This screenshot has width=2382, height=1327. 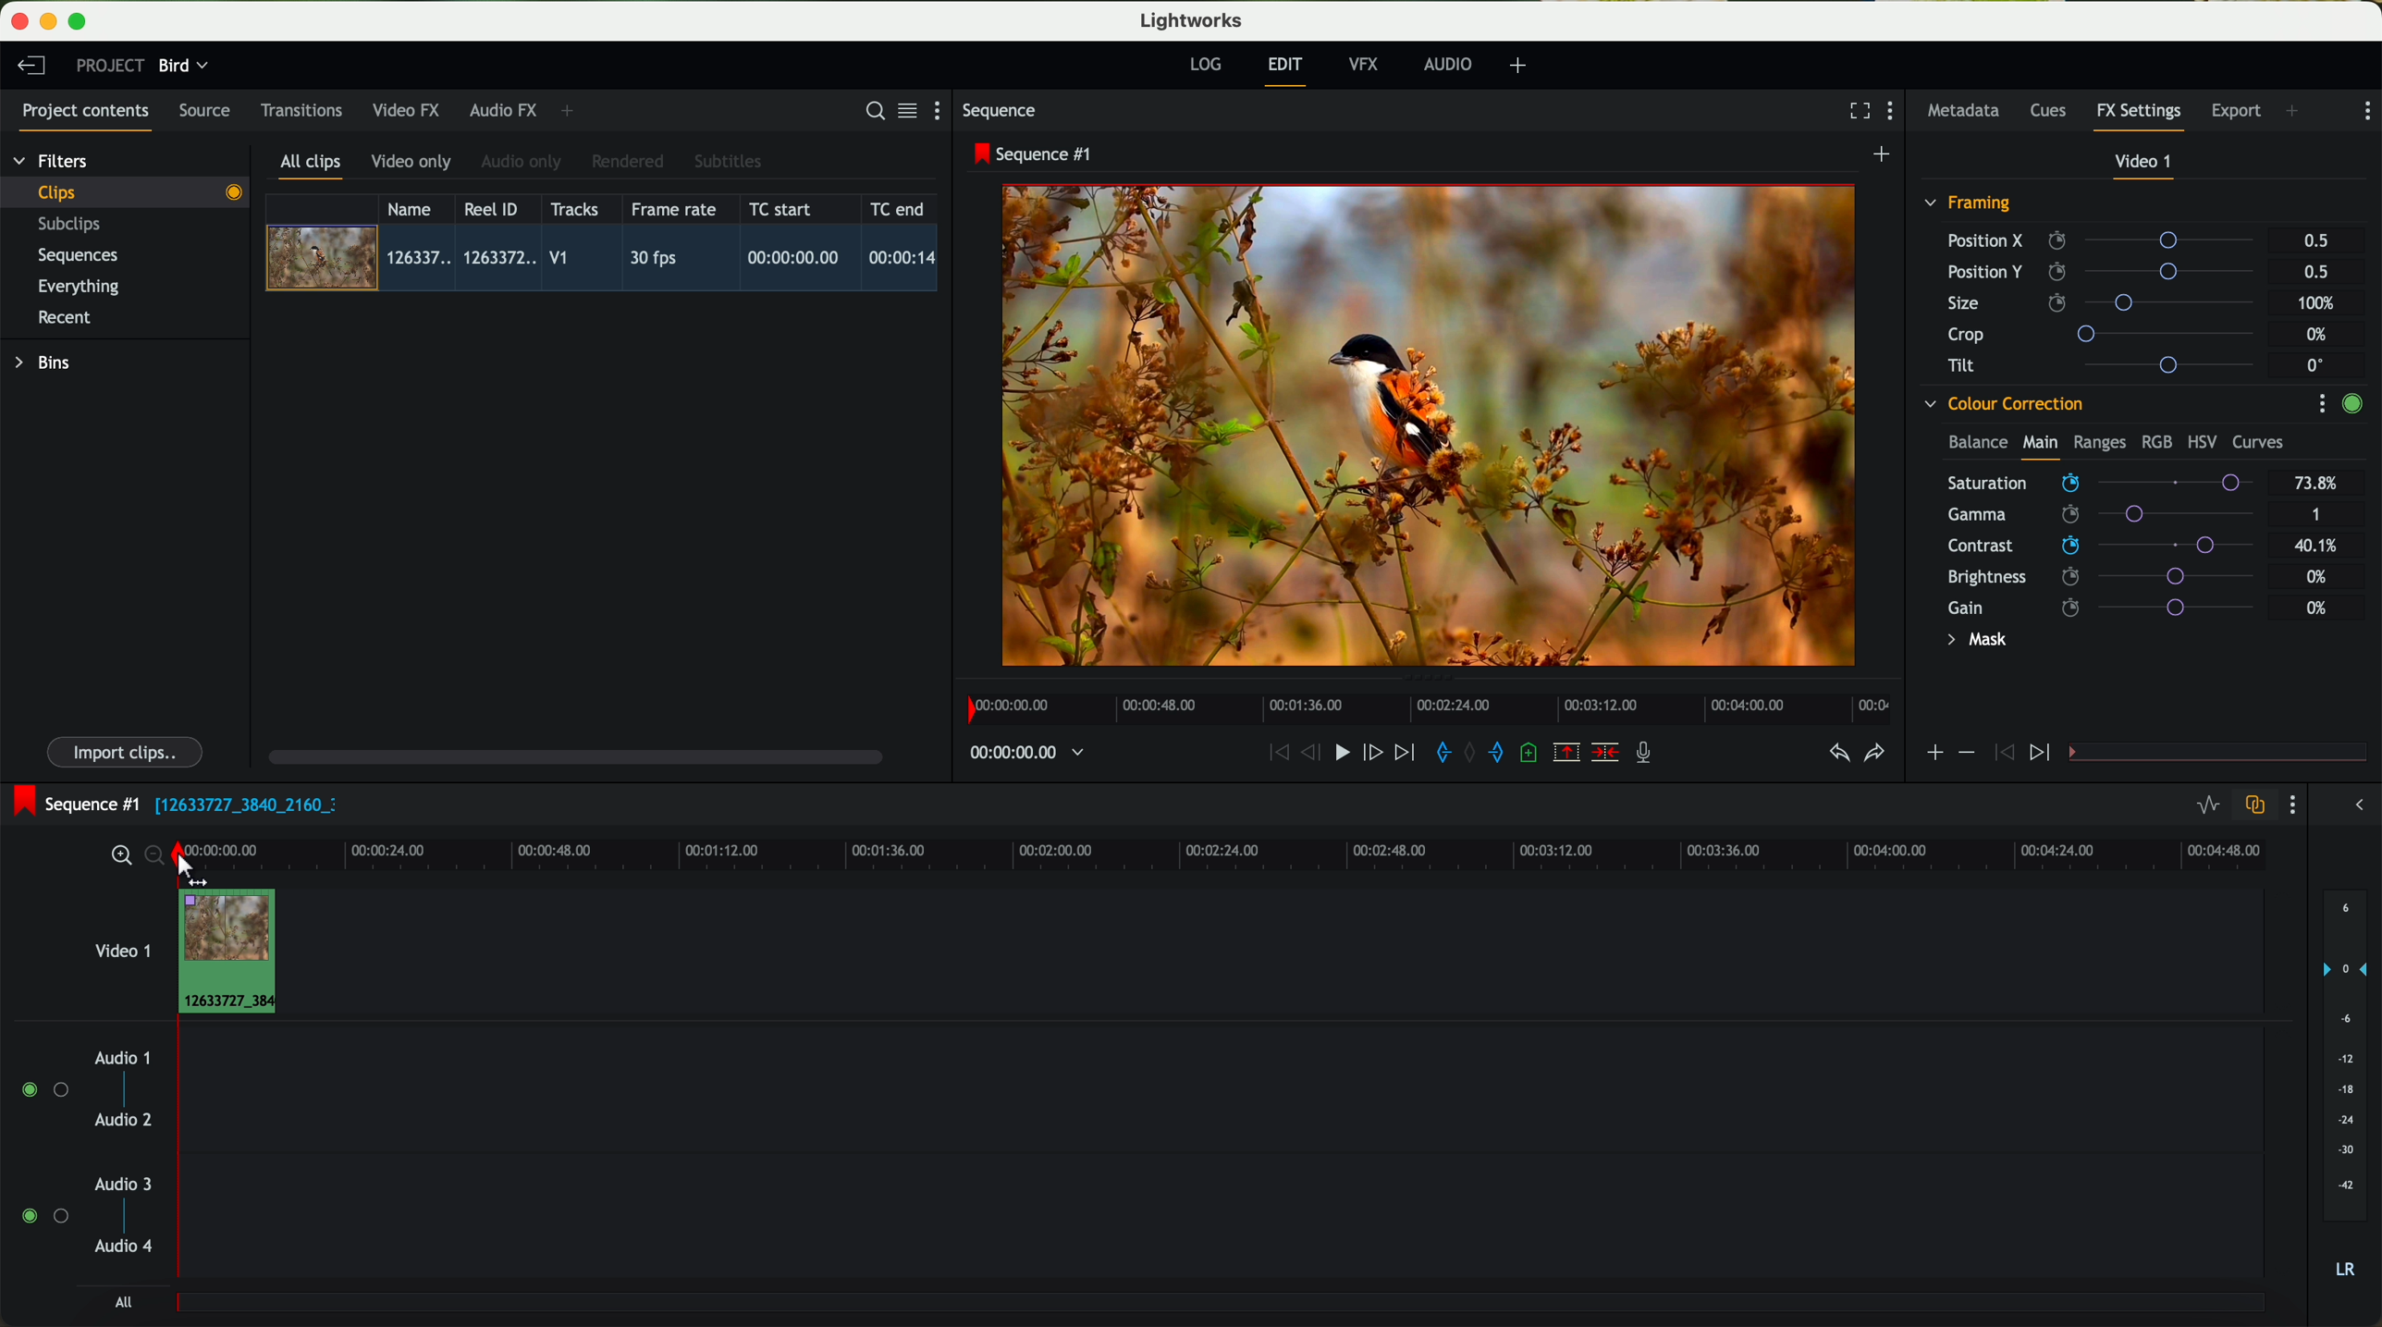 What do you see at coordinates (1605, 753) in the screenshot?
I see `delete/cut` at bounding box center [1605, 753].